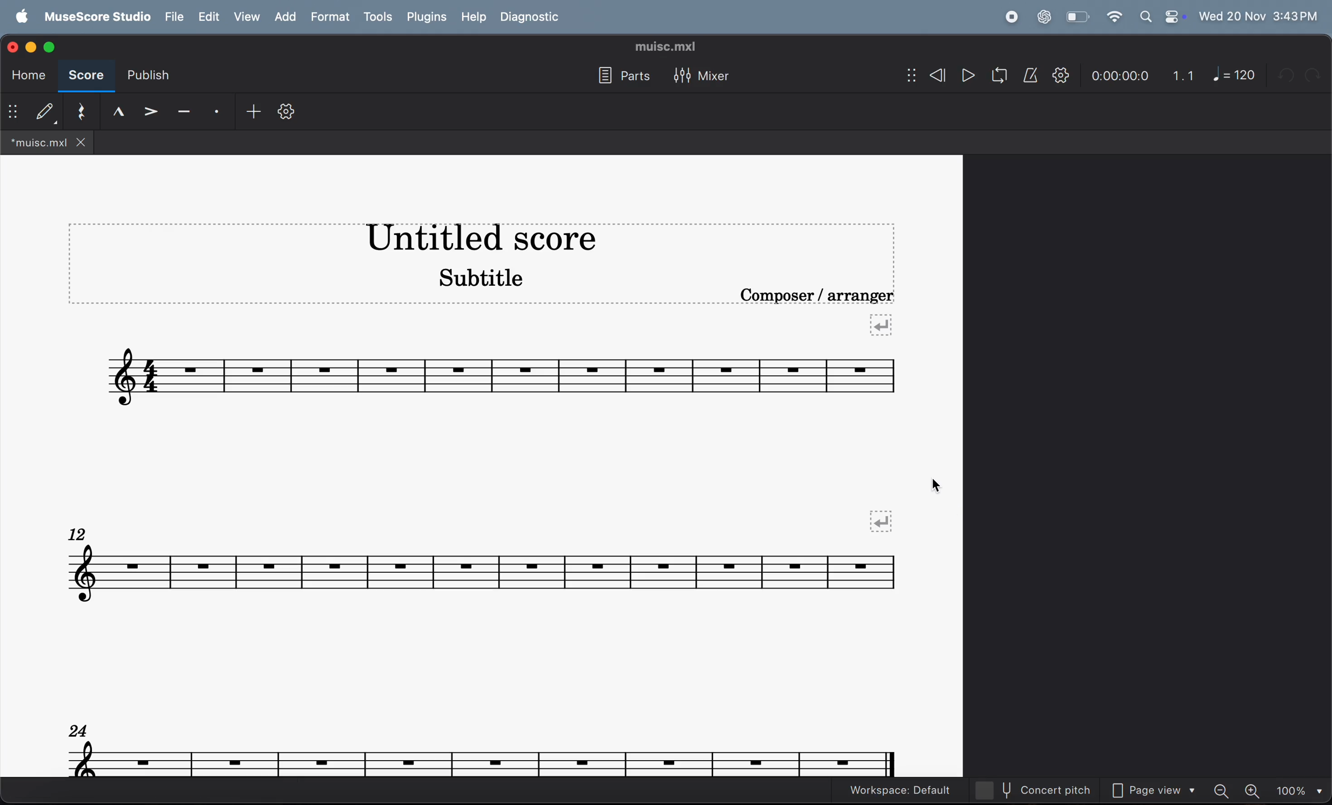 The image size is (1332, 805). What do you see at coordinates (32, 112) in the screenshot?
I see `step time` at bounding box center [32, 112].